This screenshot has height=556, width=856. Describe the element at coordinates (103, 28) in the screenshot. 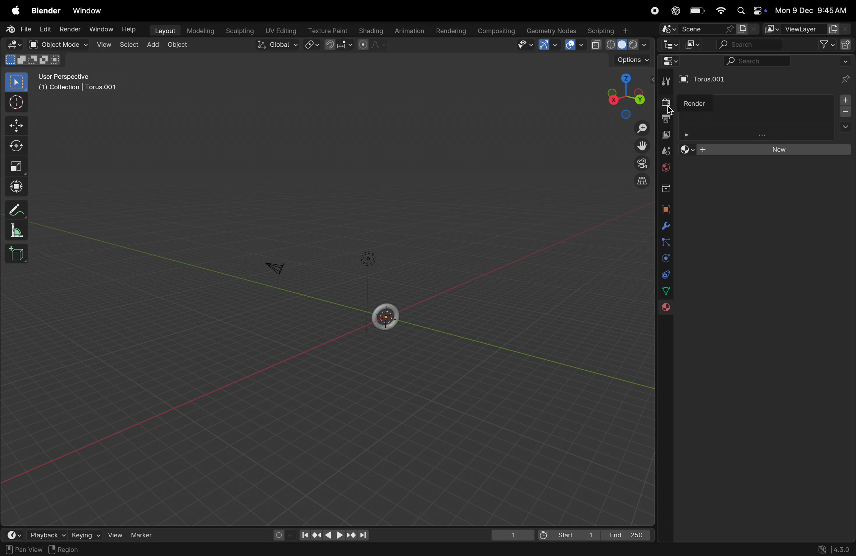

I see `Window` at that location.